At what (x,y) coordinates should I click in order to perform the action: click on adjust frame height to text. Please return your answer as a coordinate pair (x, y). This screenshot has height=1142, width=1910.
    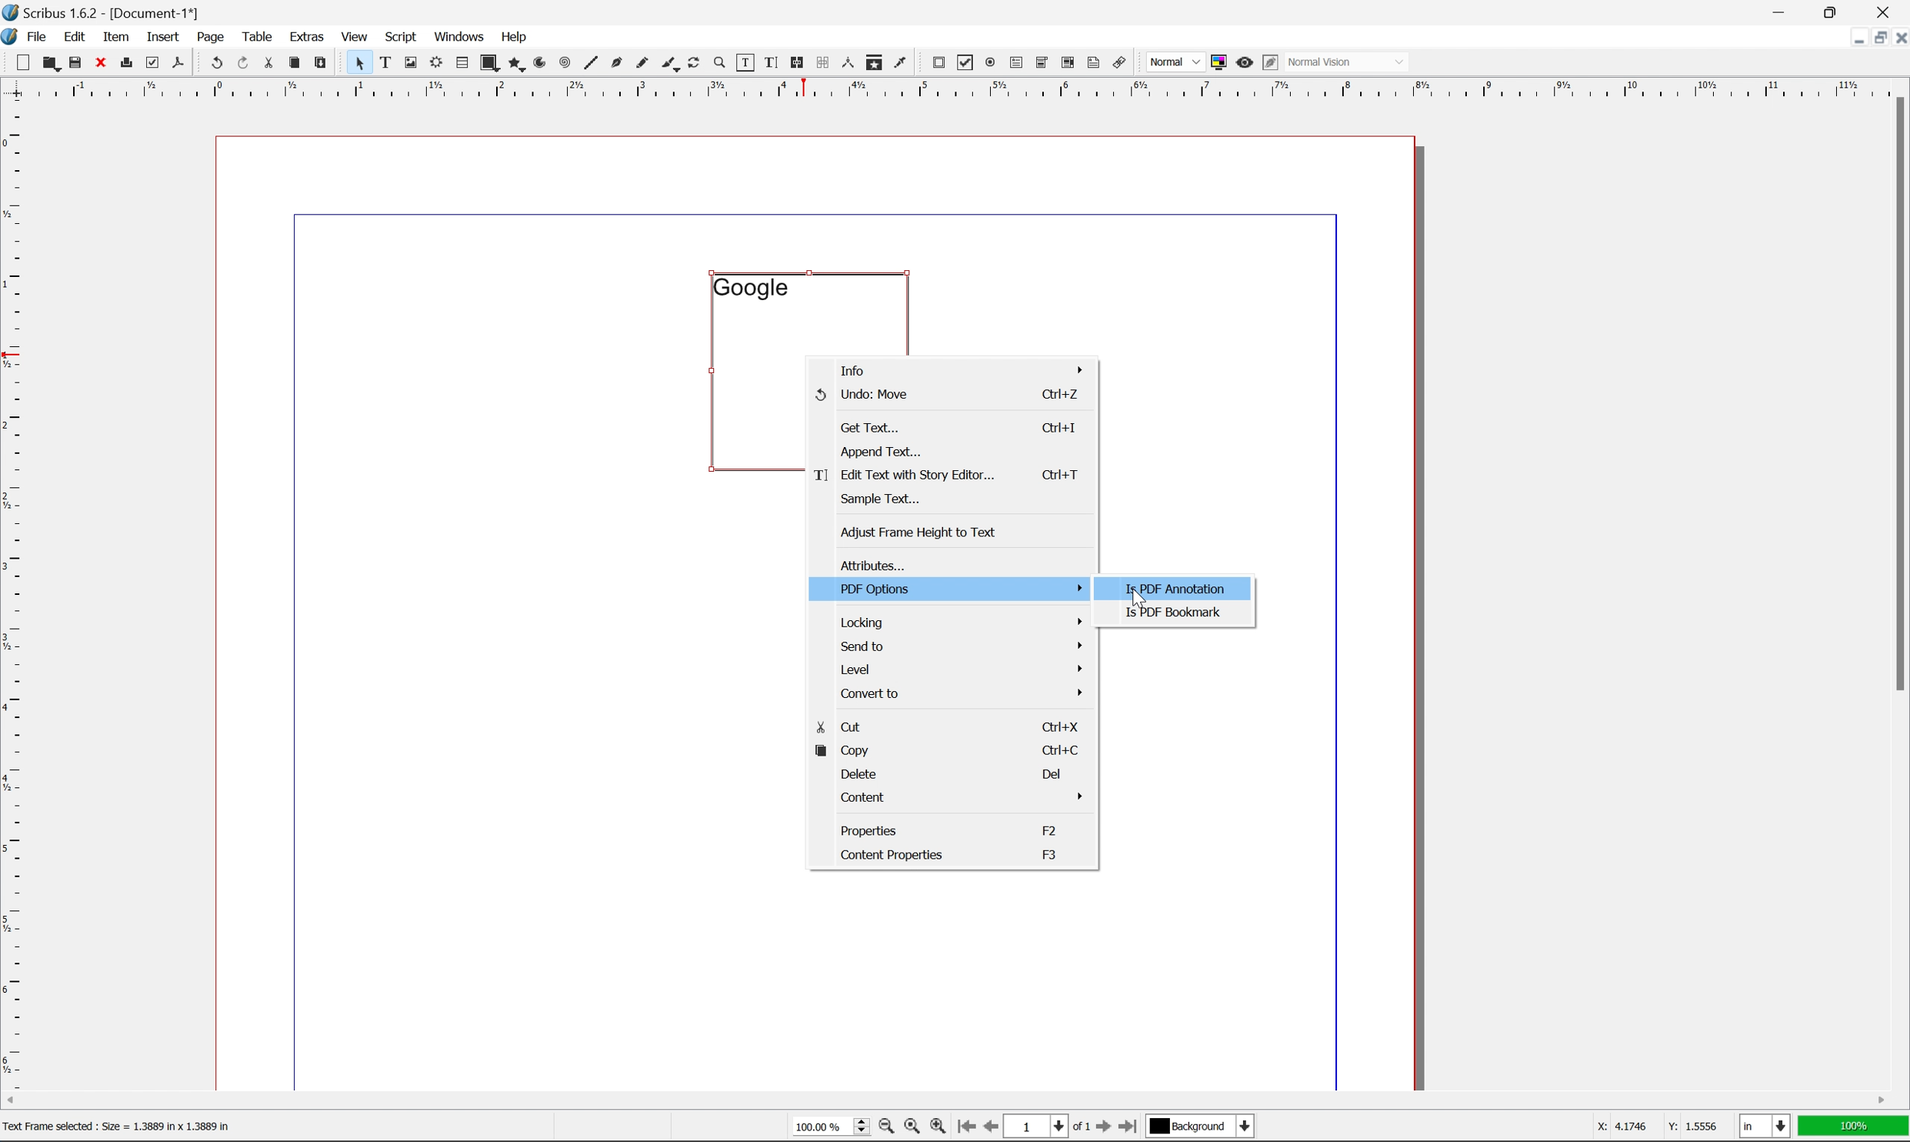
    Looking at the image, I should click on (915, 533).